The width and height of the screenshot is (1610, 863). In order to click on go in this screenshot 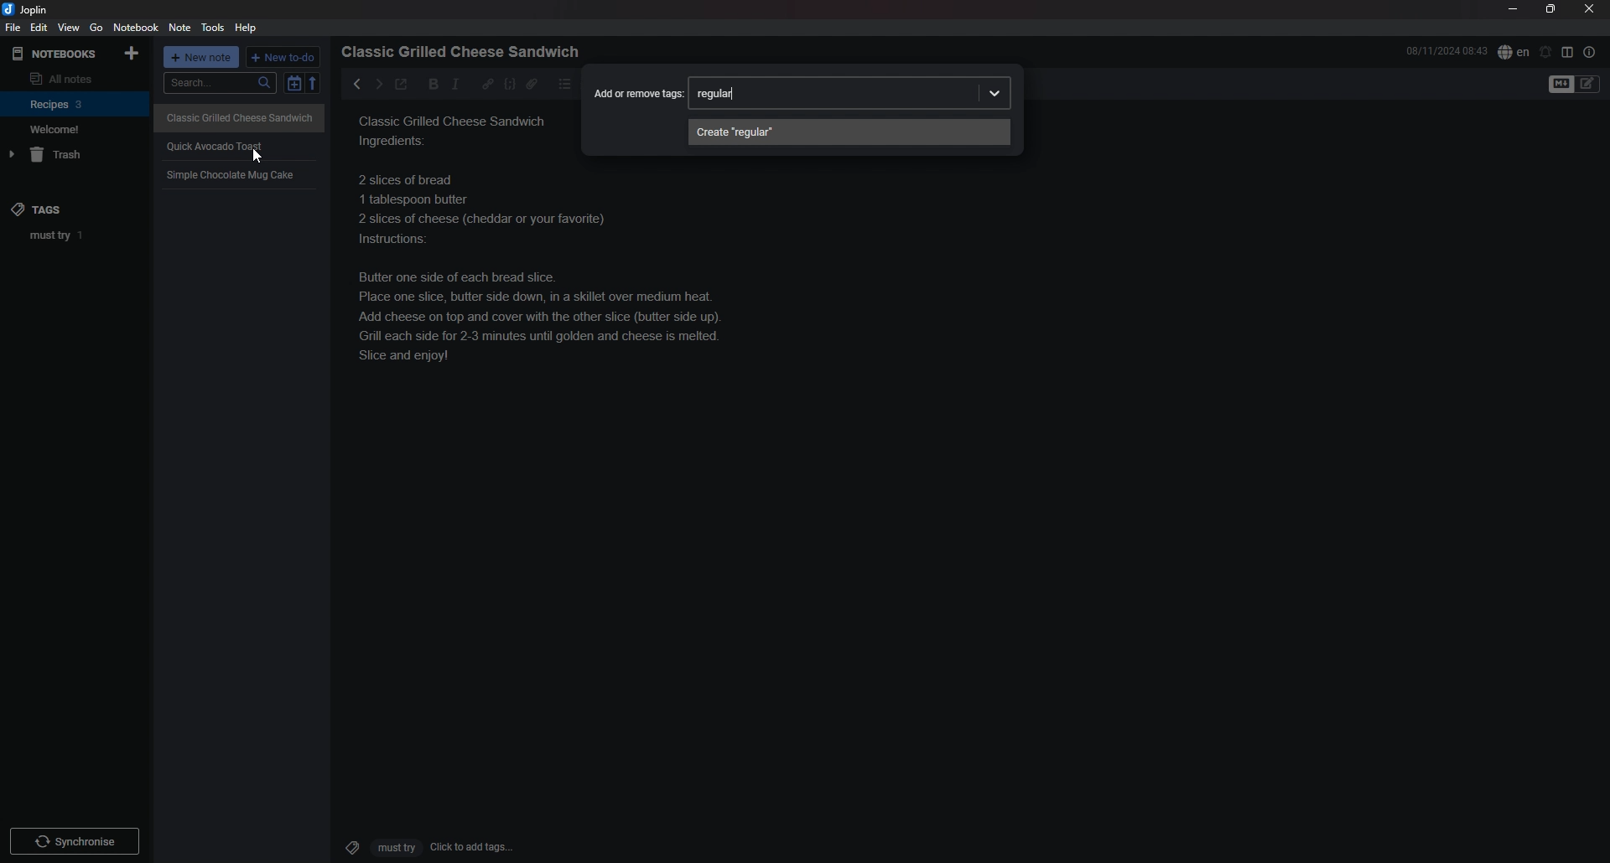, I will do `click(97, 27)`.